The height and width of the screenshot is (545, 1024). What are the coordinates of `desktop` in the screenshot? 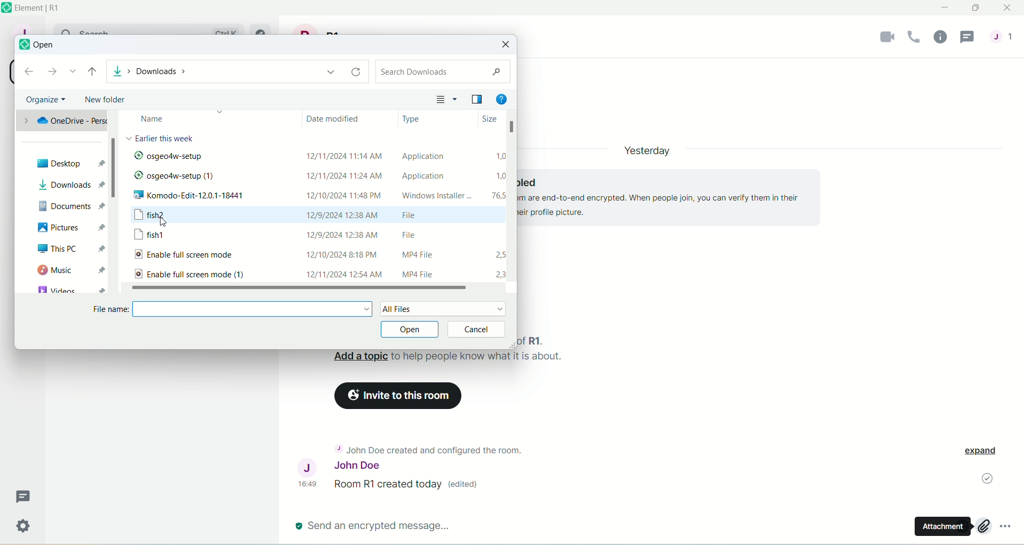 It's located at (68, 162).